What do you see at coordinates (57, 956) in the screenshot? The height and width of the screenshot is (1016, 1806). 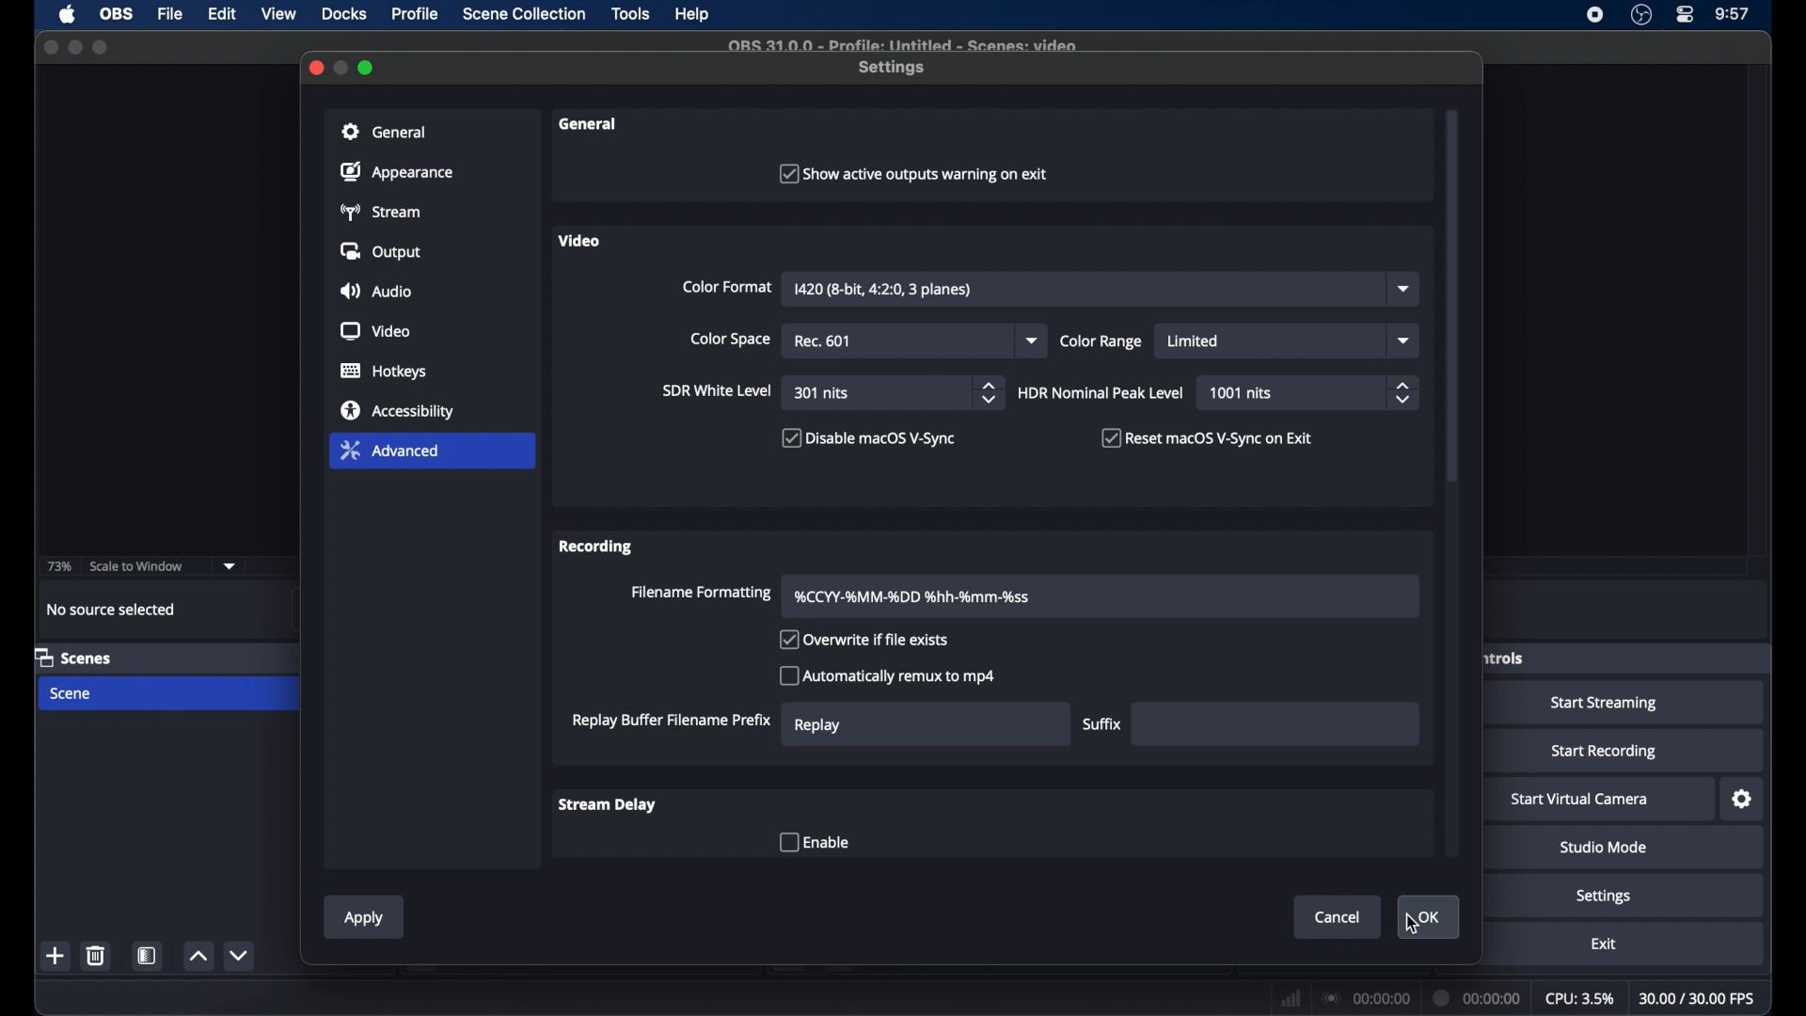 I see `add` at bounding box center [57, 956].